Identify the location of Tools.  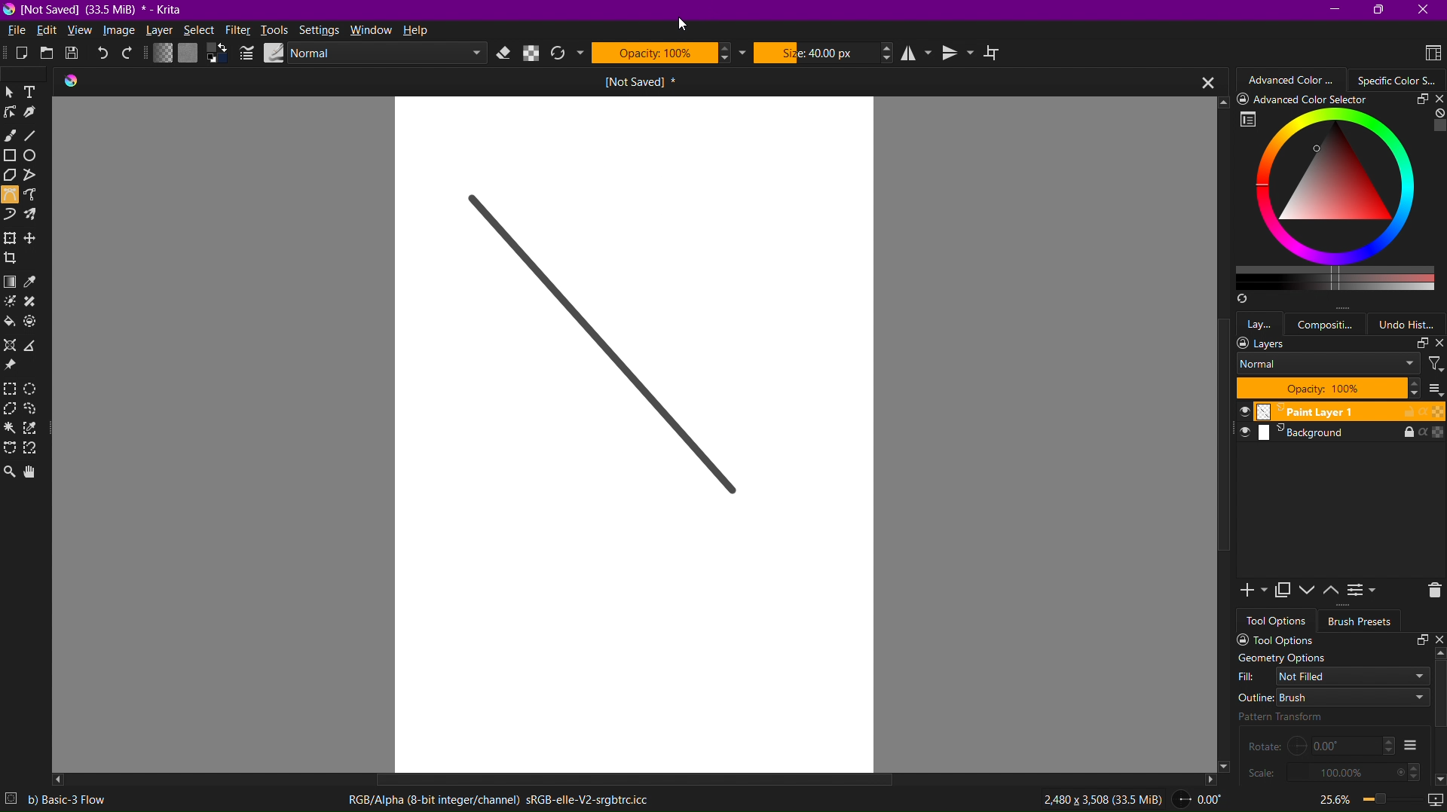
(276, 30).